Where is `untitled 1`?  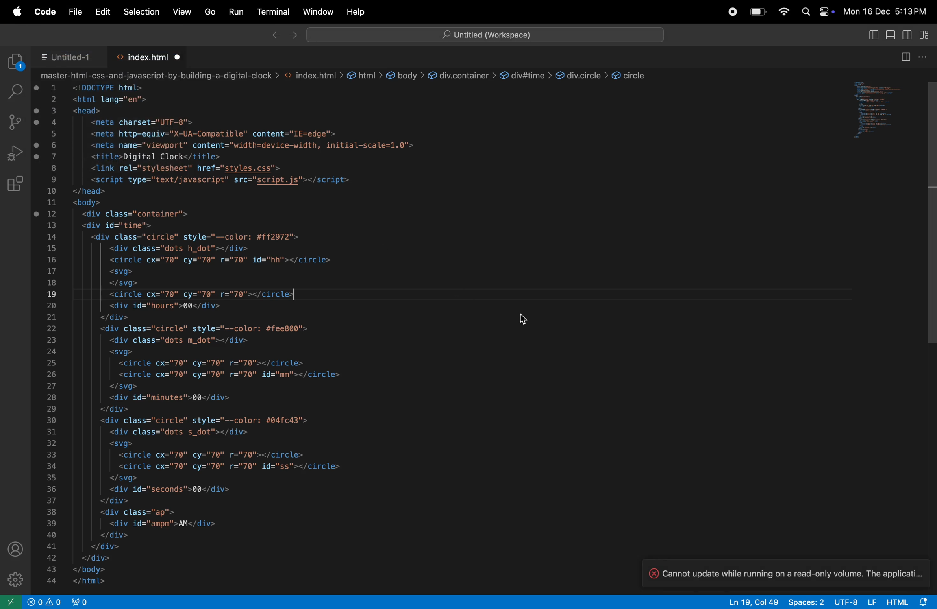
untitled 1 is located at coordinates (69, 56).